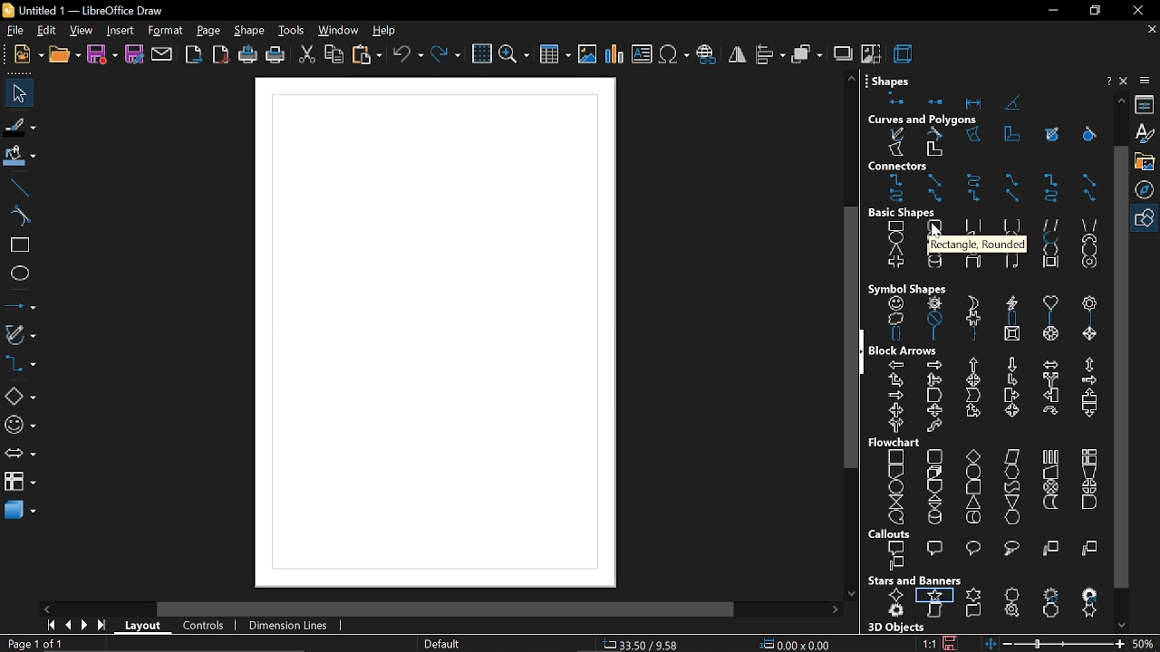 This screenshot has height=652, width=1160. I want to click on attach, so click(163, 55).